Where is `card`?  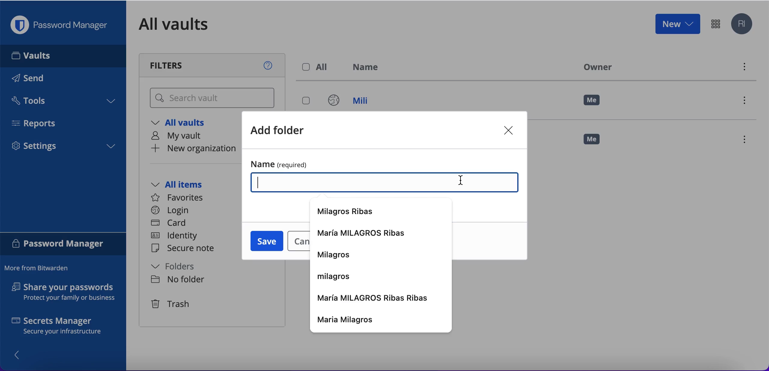
card is located at coordinates (170, 224).